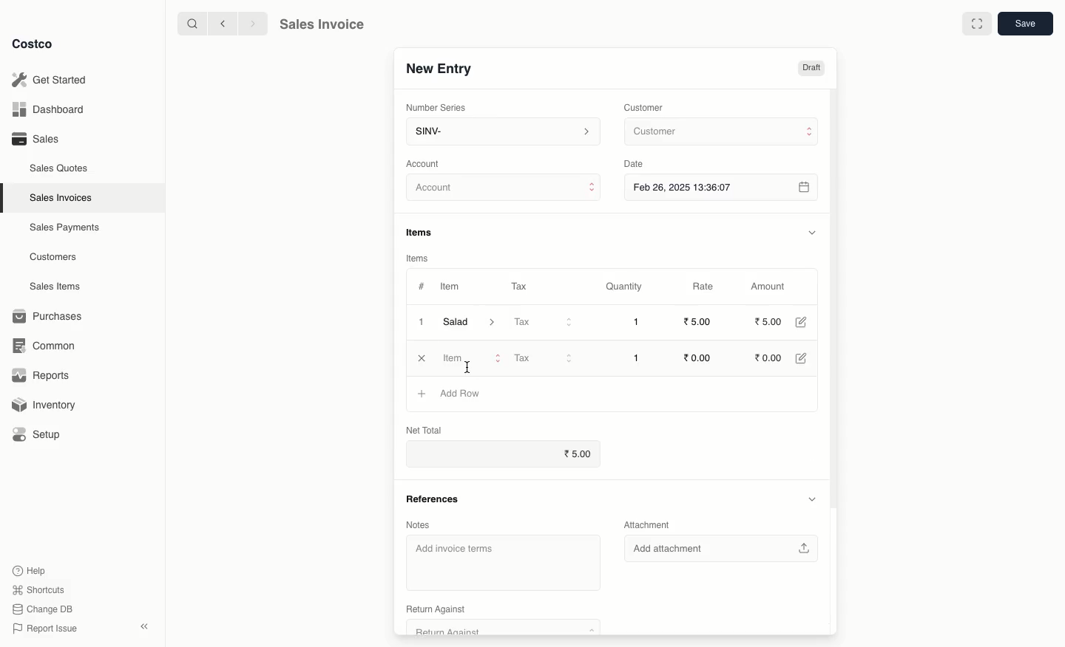 Image resolution: width=1065 pixels, height=647 pixels. I want to click on 1, so click(636, 357).